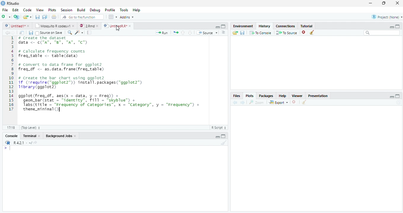 This screenshot has width=403, height=213. Describe the element at coordinates (127, 17) in the screenshot. I see `Addins` at that location.